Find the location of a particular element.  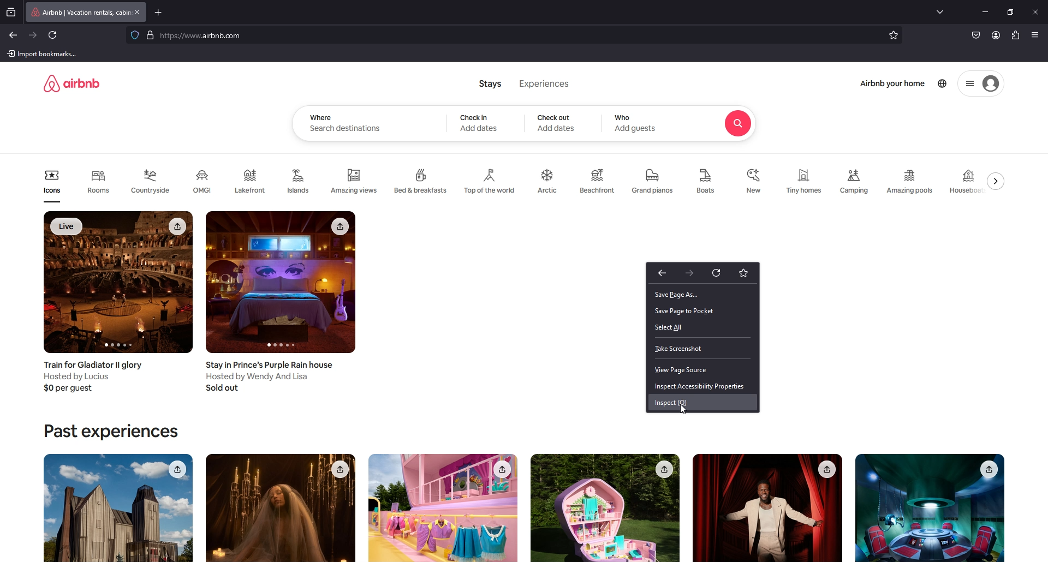

import bookmarks is located at coordinates (44, 53).